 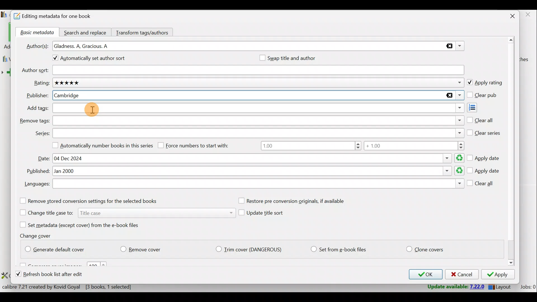 I want to click on Trim cover (Dangerious), so click(x=250, y=250).